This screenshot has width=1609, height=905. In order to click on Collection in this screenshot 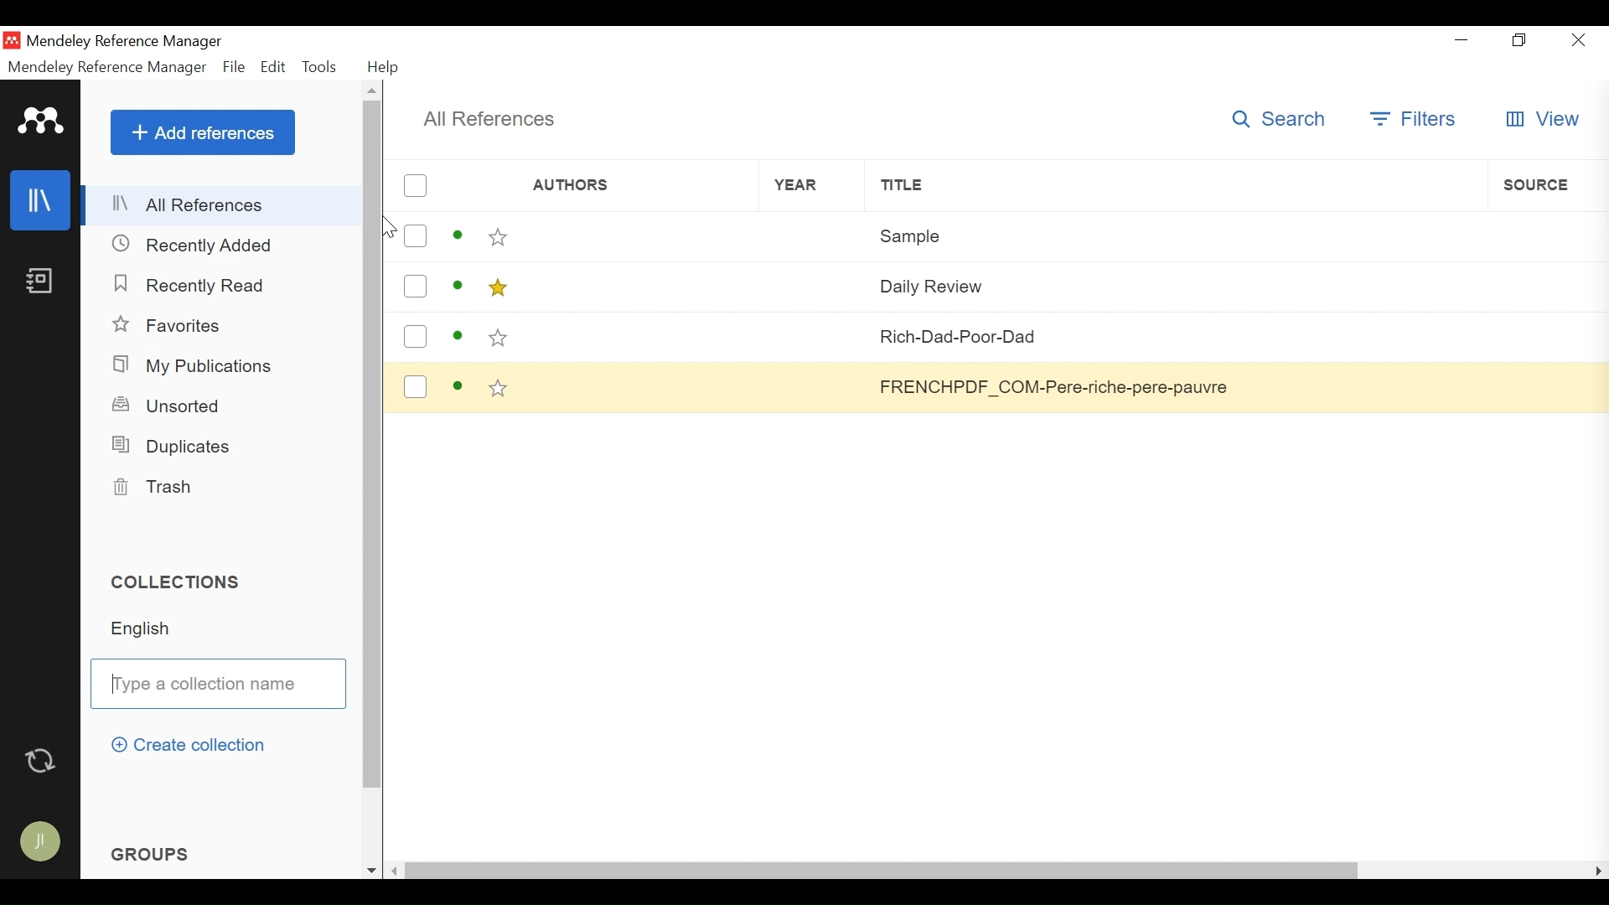, I will do `click(227, 628)`.